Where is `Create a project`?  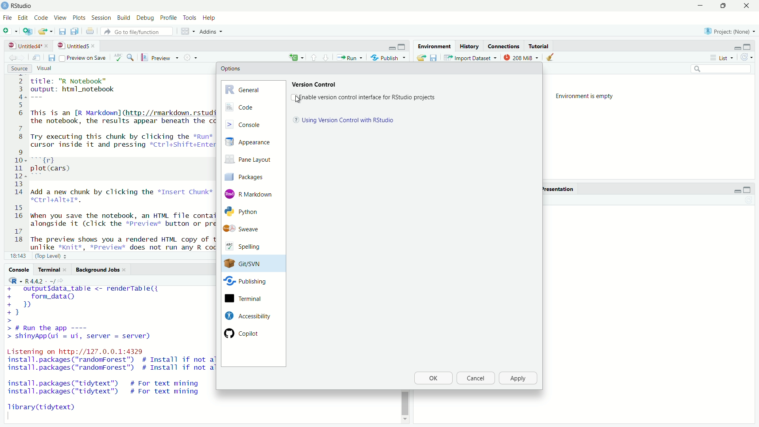 Create a project is located at coordinates (28, 31).